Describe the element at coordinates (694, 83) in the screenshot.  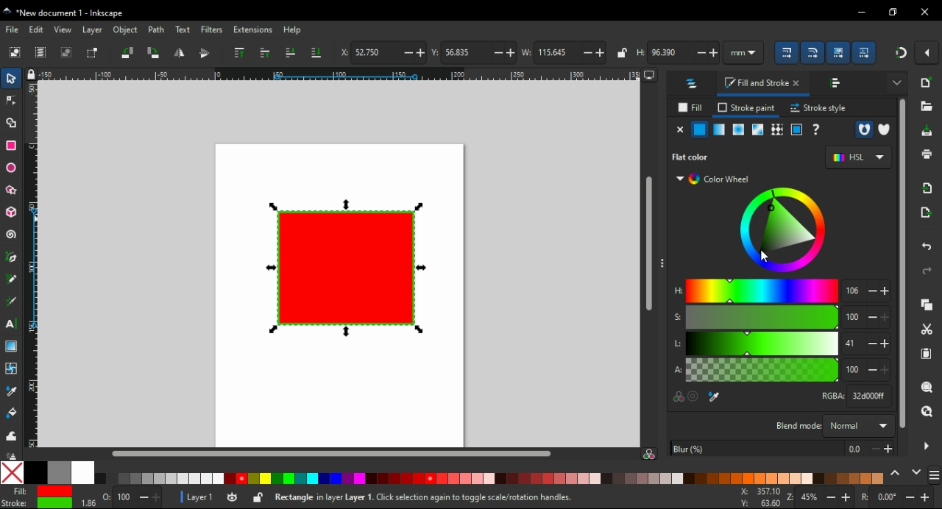
I see `layers and objects` at that location.